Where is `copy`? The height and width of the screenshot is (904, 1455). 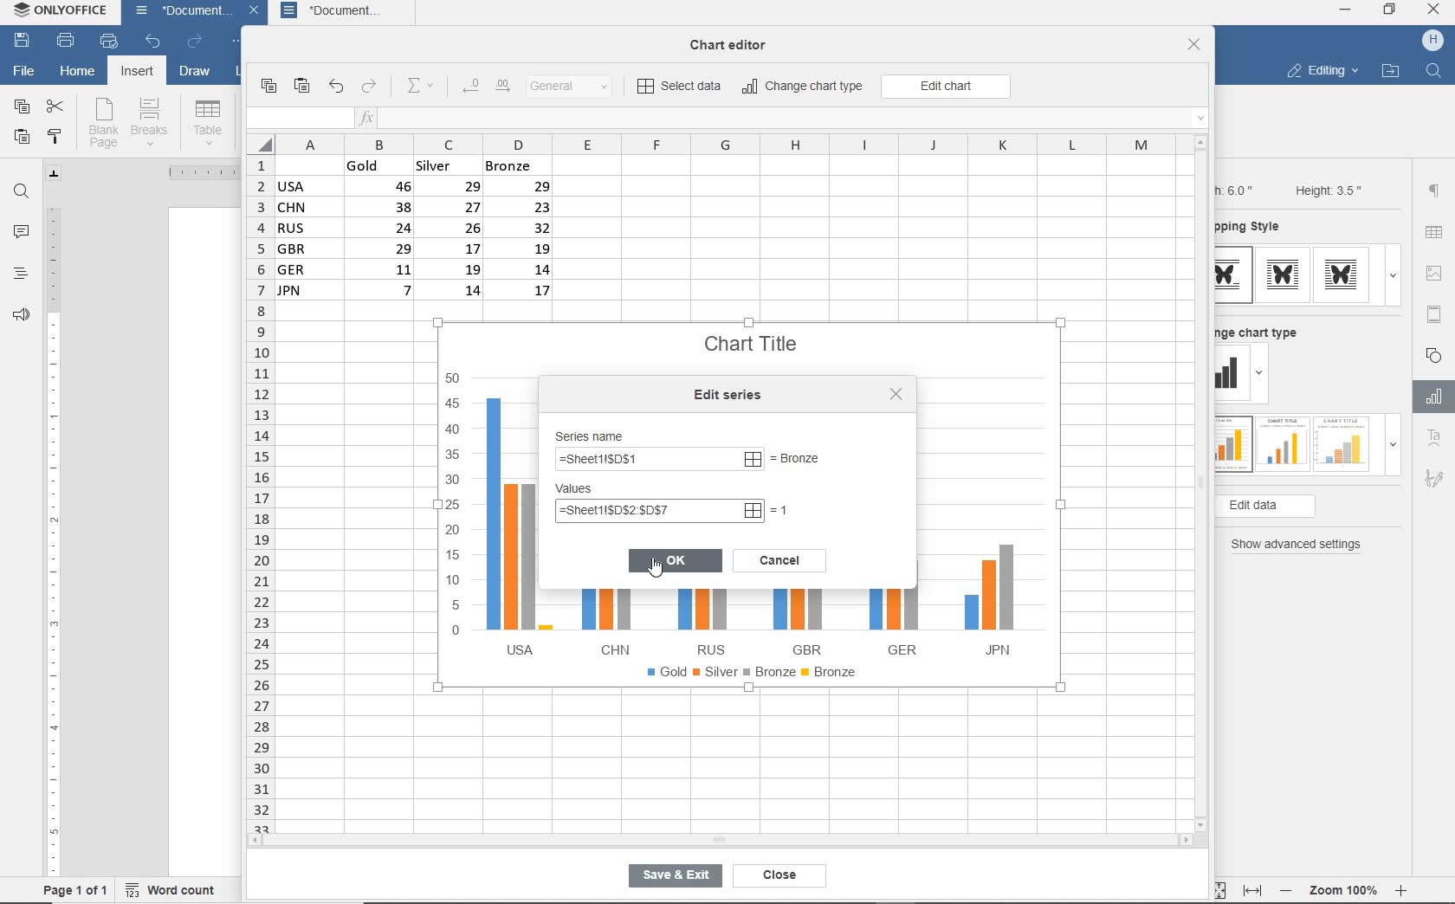
copy is located at coordinates (21, 107).